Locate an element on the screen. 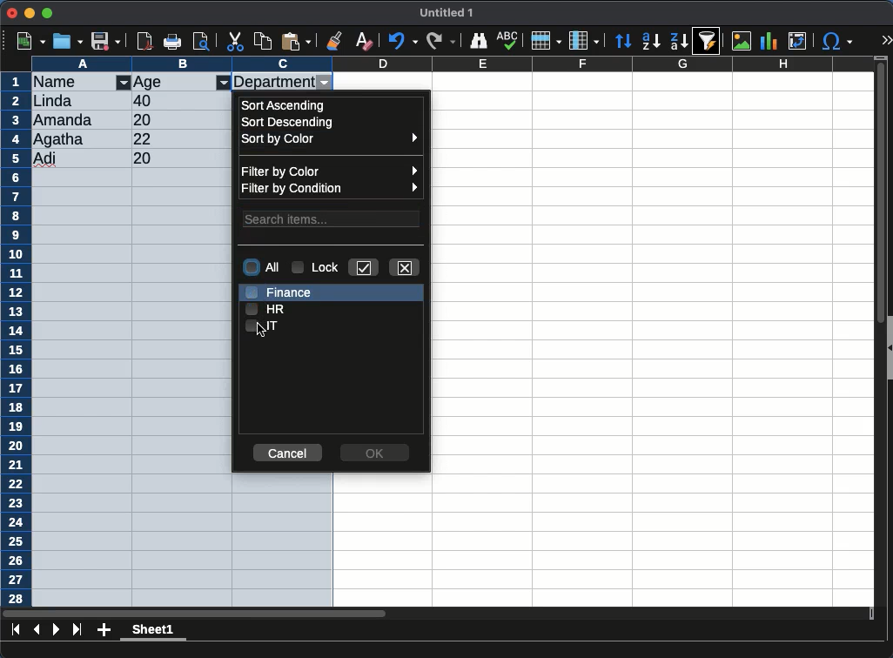 The image size is (893, 658). expand is located at coordinates (886, 42).